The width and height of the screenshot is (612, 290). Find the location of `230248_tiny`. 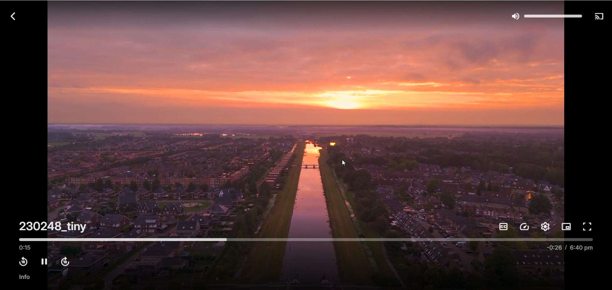

230248_tiny is located at coordinates (45, 225).